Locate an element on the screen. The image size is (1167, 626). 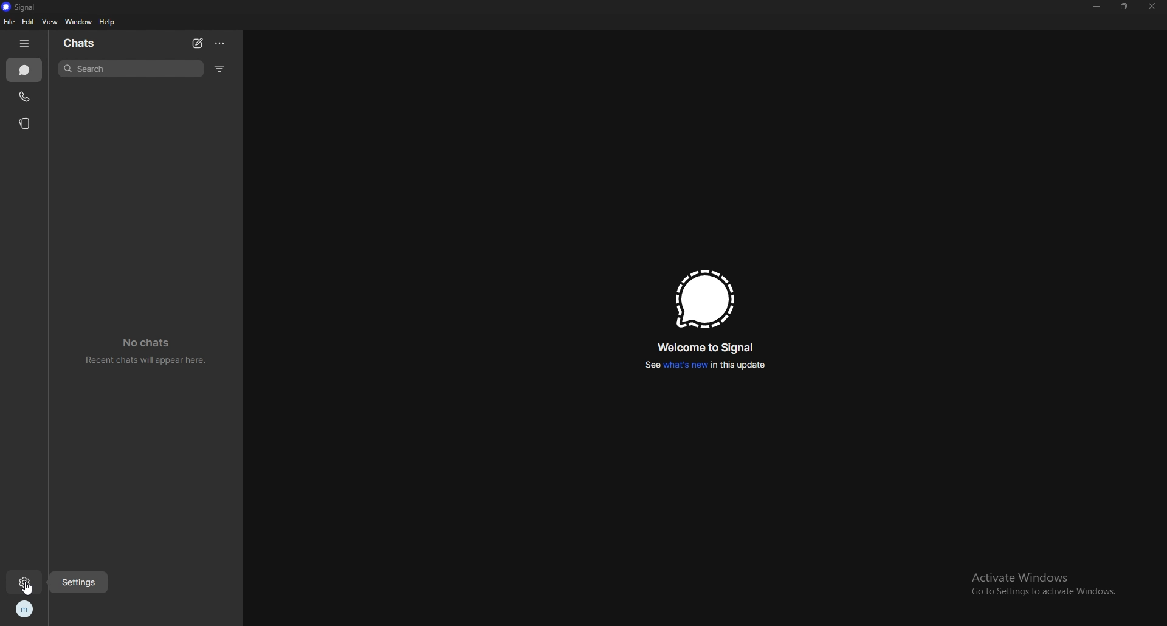
filter is located at coordinates (221, 69).